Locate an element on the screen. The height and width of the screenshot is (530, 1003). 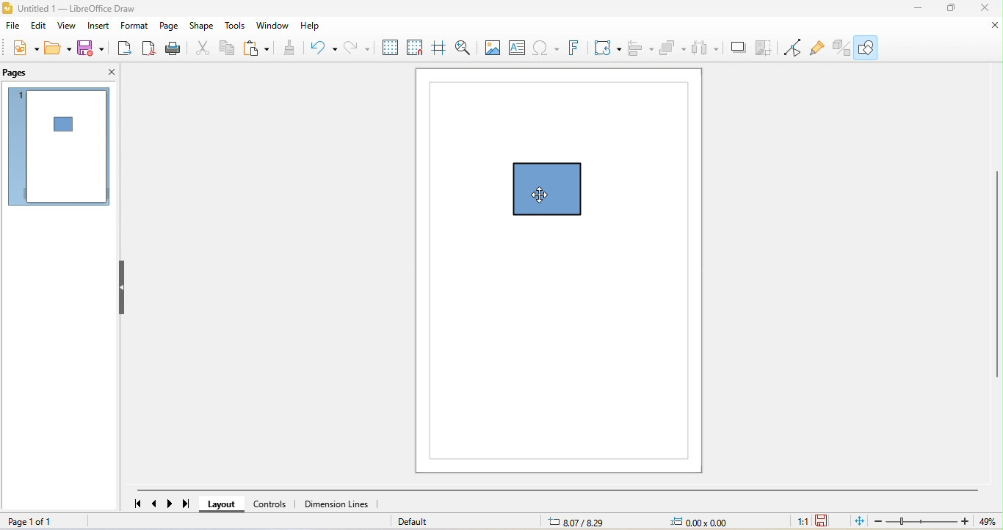
layout is located at coordinates (225, 504).